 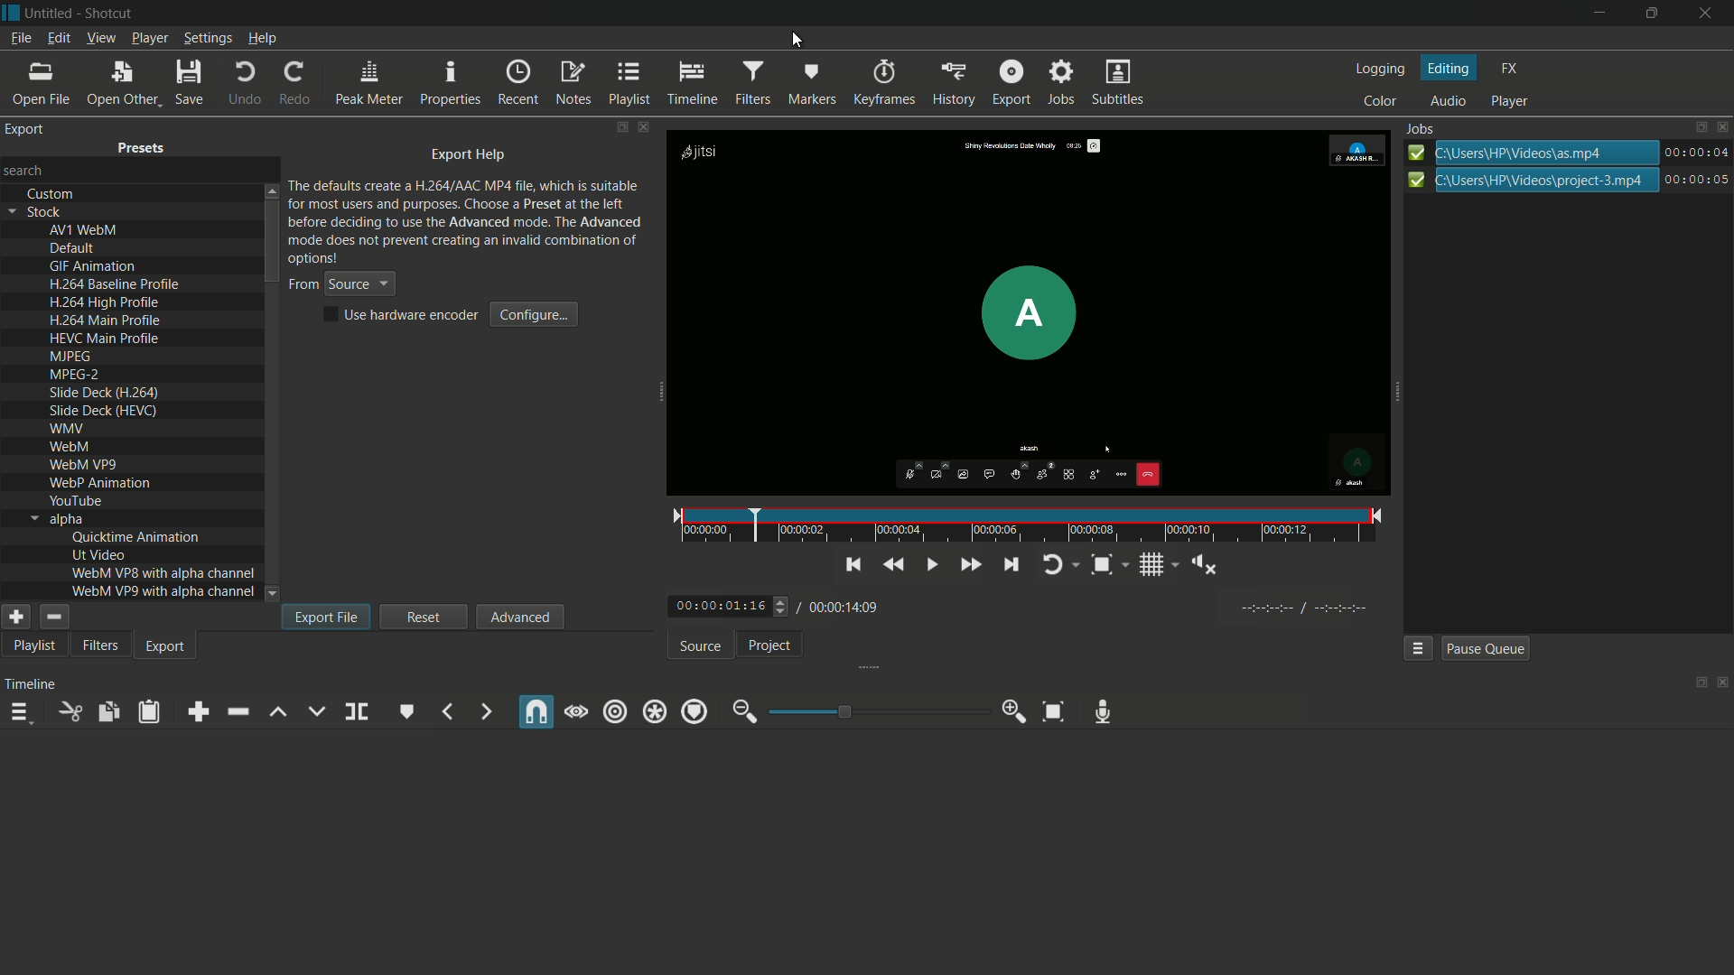 What do you see at coordinates (697, 646) in the screenshot?
I see `source` at bounding box center [697, 646].